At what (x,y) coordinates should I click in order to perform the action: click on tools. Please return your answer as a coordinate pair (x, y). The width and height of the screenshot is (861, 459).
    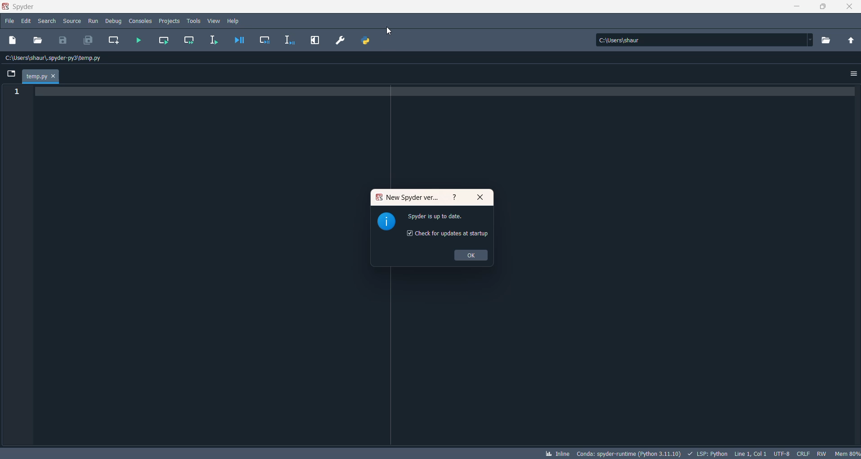
    Looking at the image, I should click on (193, 20).